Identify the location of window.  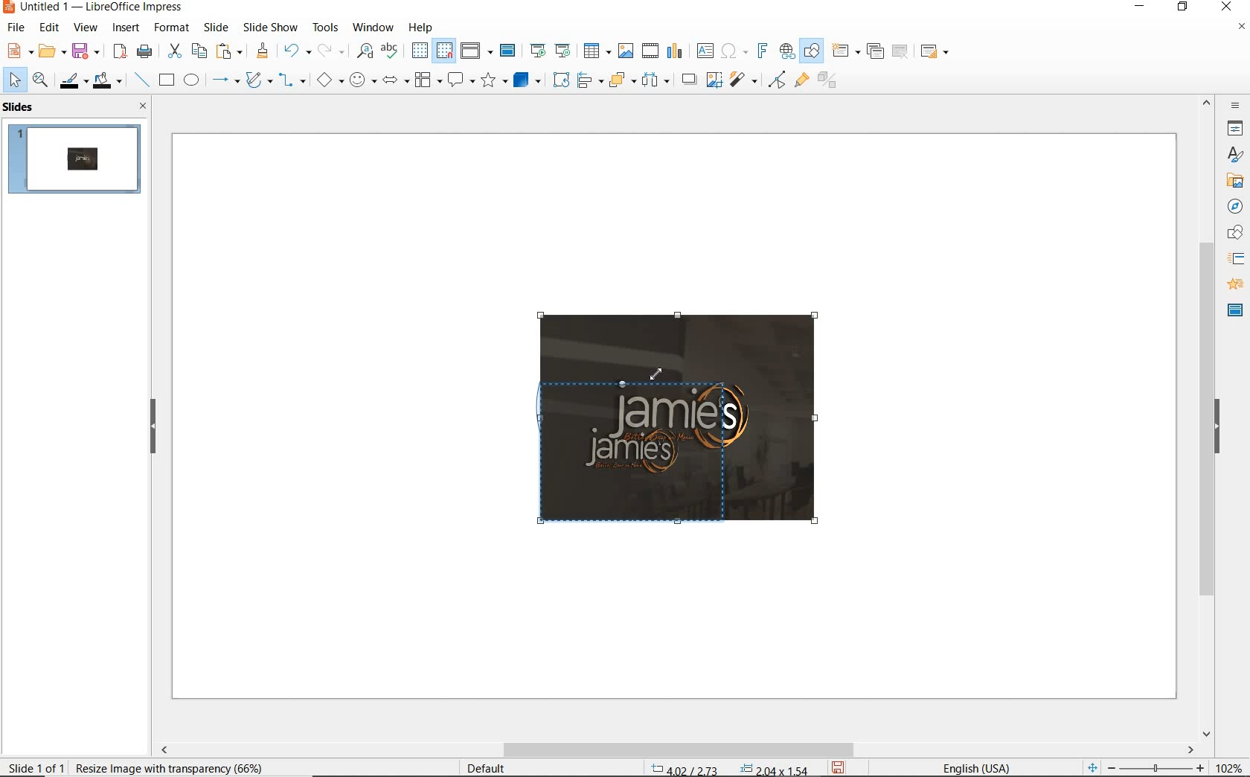
(373, 26).